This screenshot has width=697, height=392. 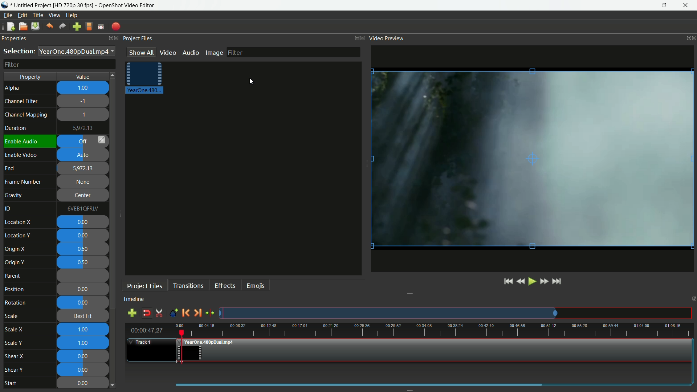 What do you see at coordinates (168, 52) in the screenshot?
I see `video` at bounding box center [168, 52].